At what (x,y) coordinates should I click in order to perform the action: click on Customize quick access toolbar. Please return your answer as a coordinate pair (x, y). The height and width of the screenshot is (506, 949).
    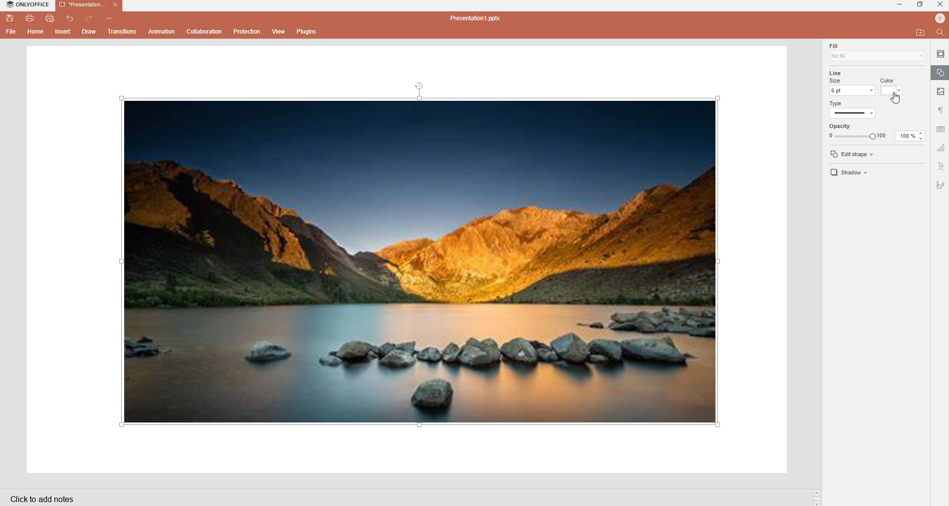
    Looking at the image, I should click on (110, 17).